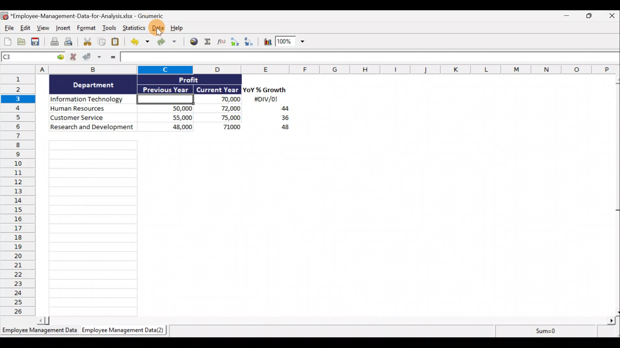  What do you see at coordinates (91, 109) in the screenshot?
I see `Human Resources` at bounding box center [91, 109].